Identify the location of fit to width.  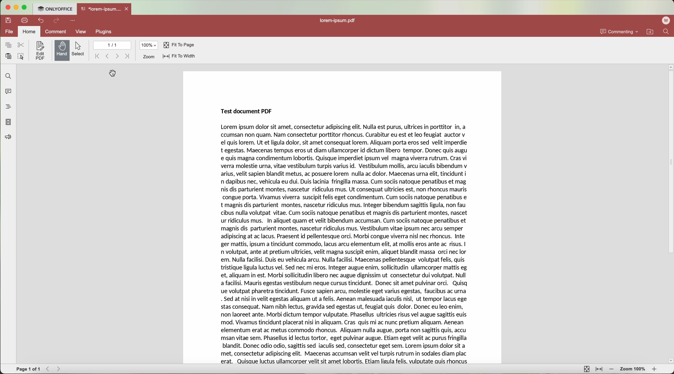
(180, 57).